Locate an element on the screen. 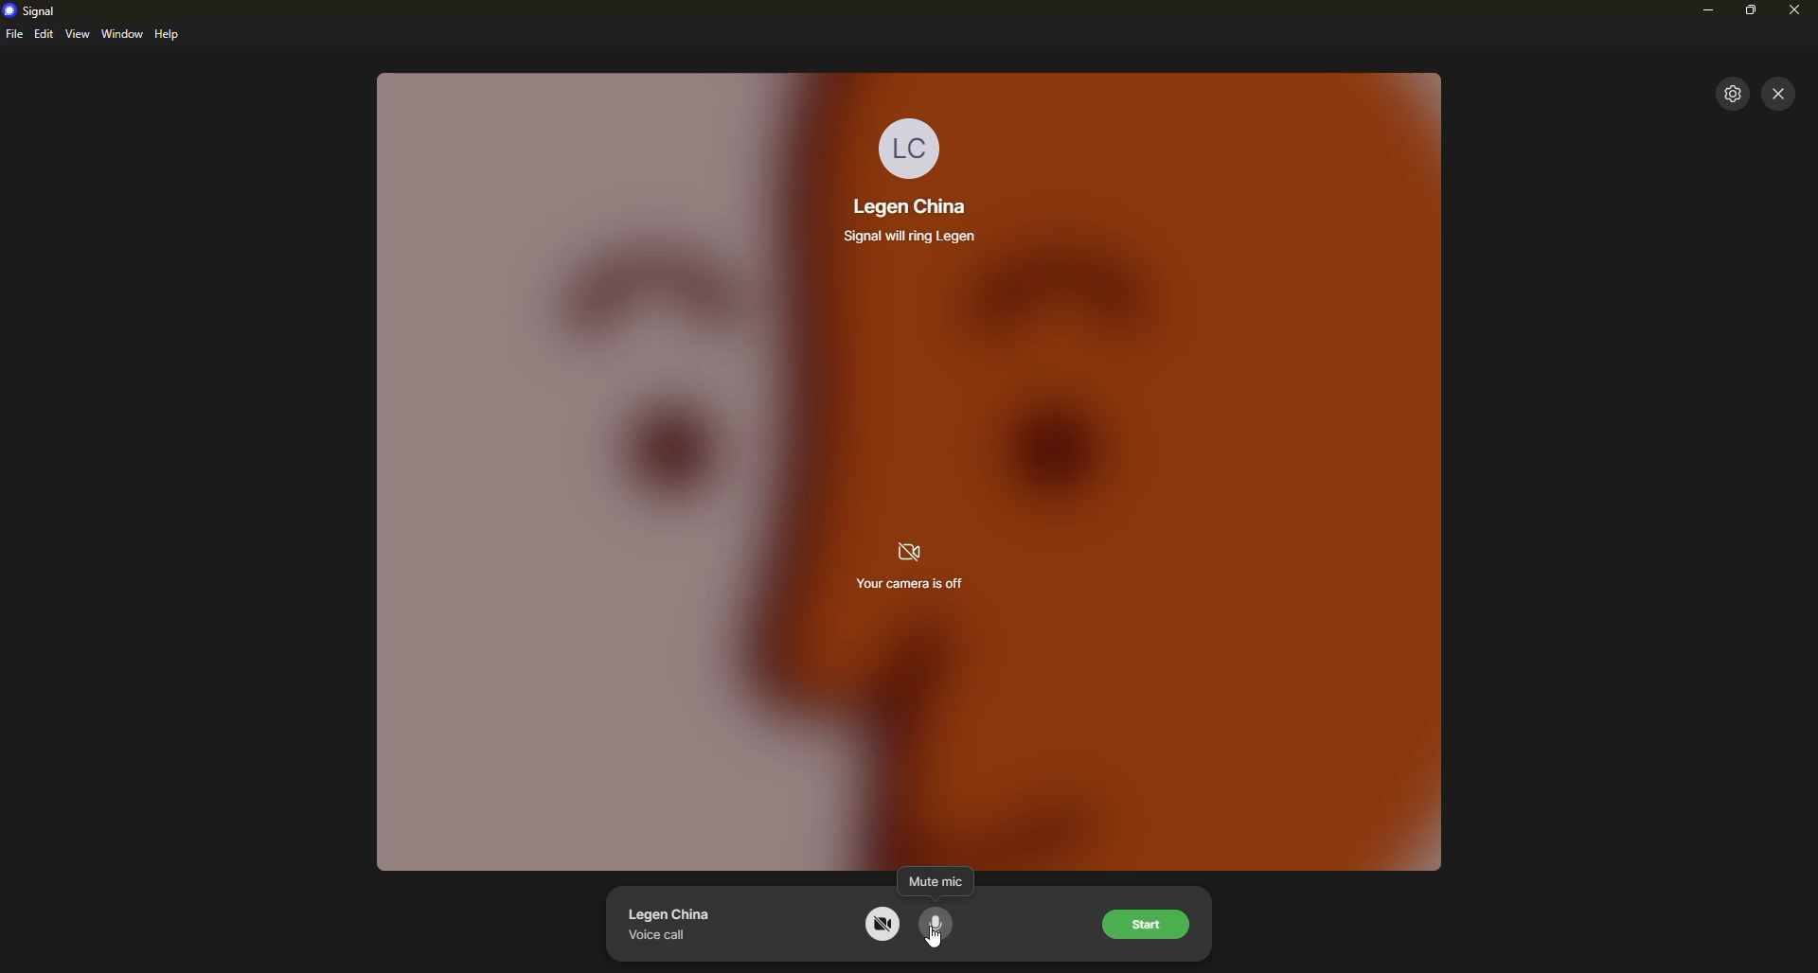 Image resolution: width=1818 pixels, height=973 pixels. view is located at coordinates (78, 34).